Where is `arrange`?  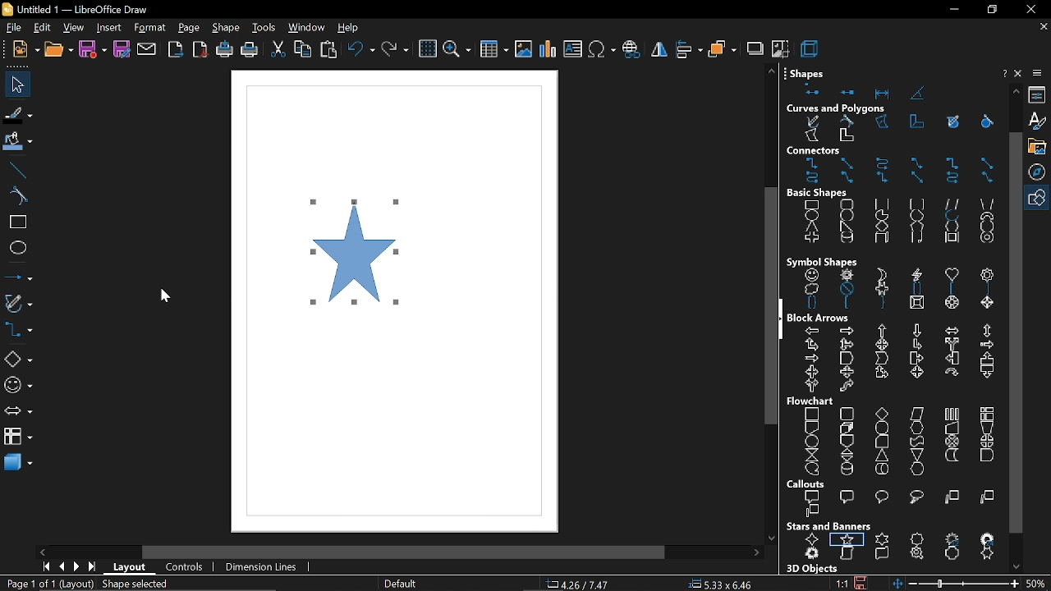 arrange is located at coordinates (723, 50).